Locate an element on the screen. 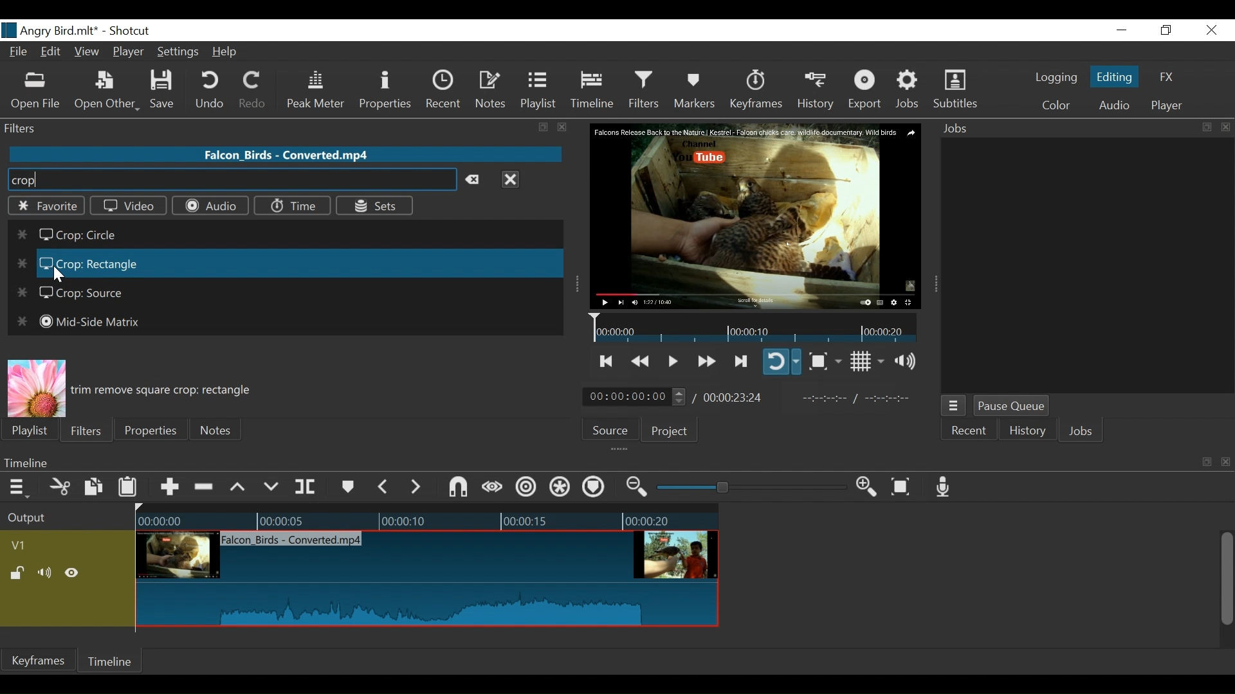 This screenshot has width=1235, height=694. Subtitles is located at coordinates (955, 89).